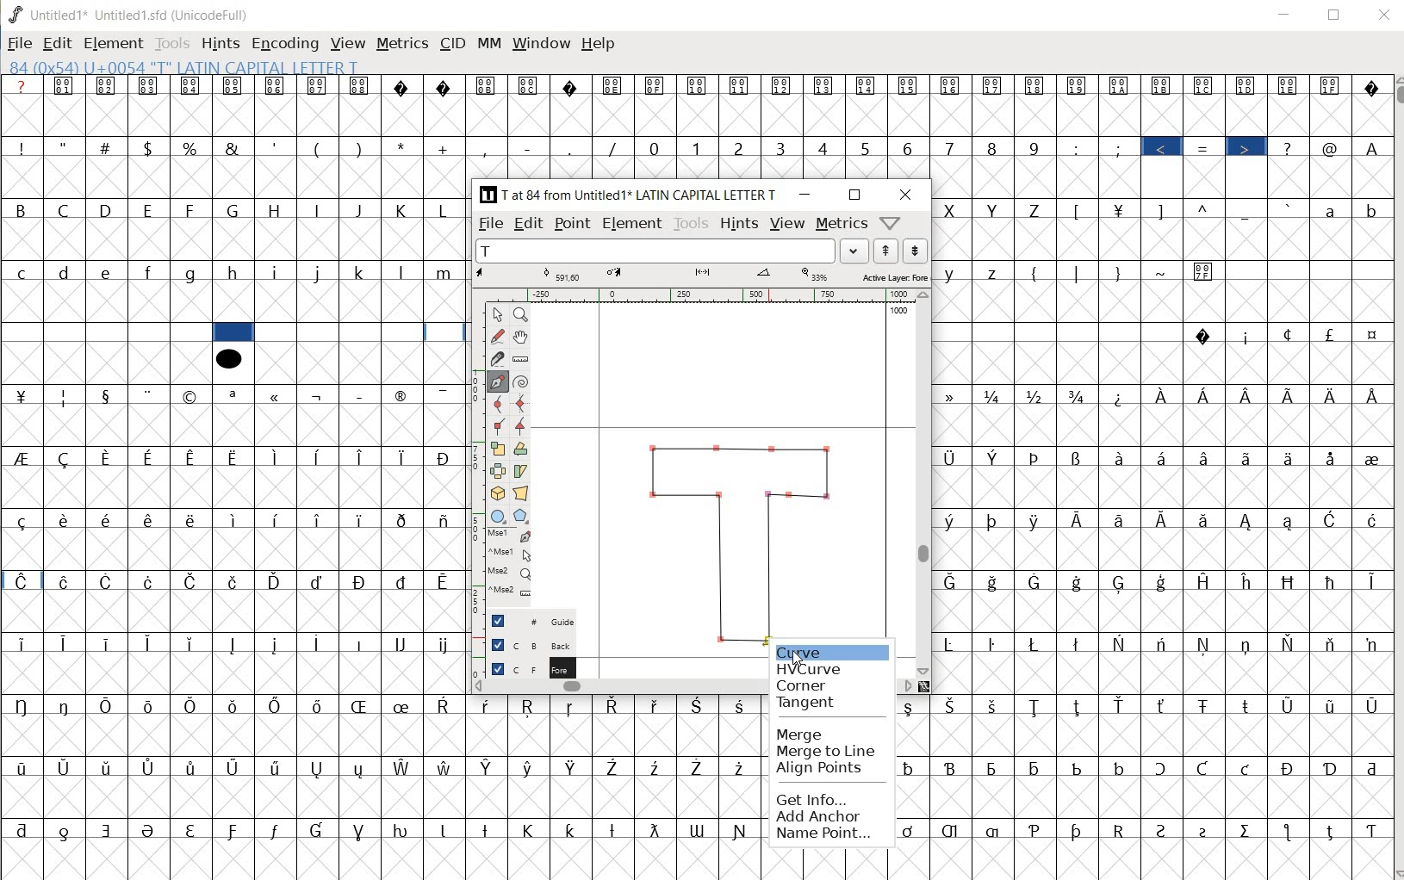 The height and width of the screenshot is (880, 1404). Describe the element at coordinates (445, 645) in the screenshot. I see `Symbol` at that location.